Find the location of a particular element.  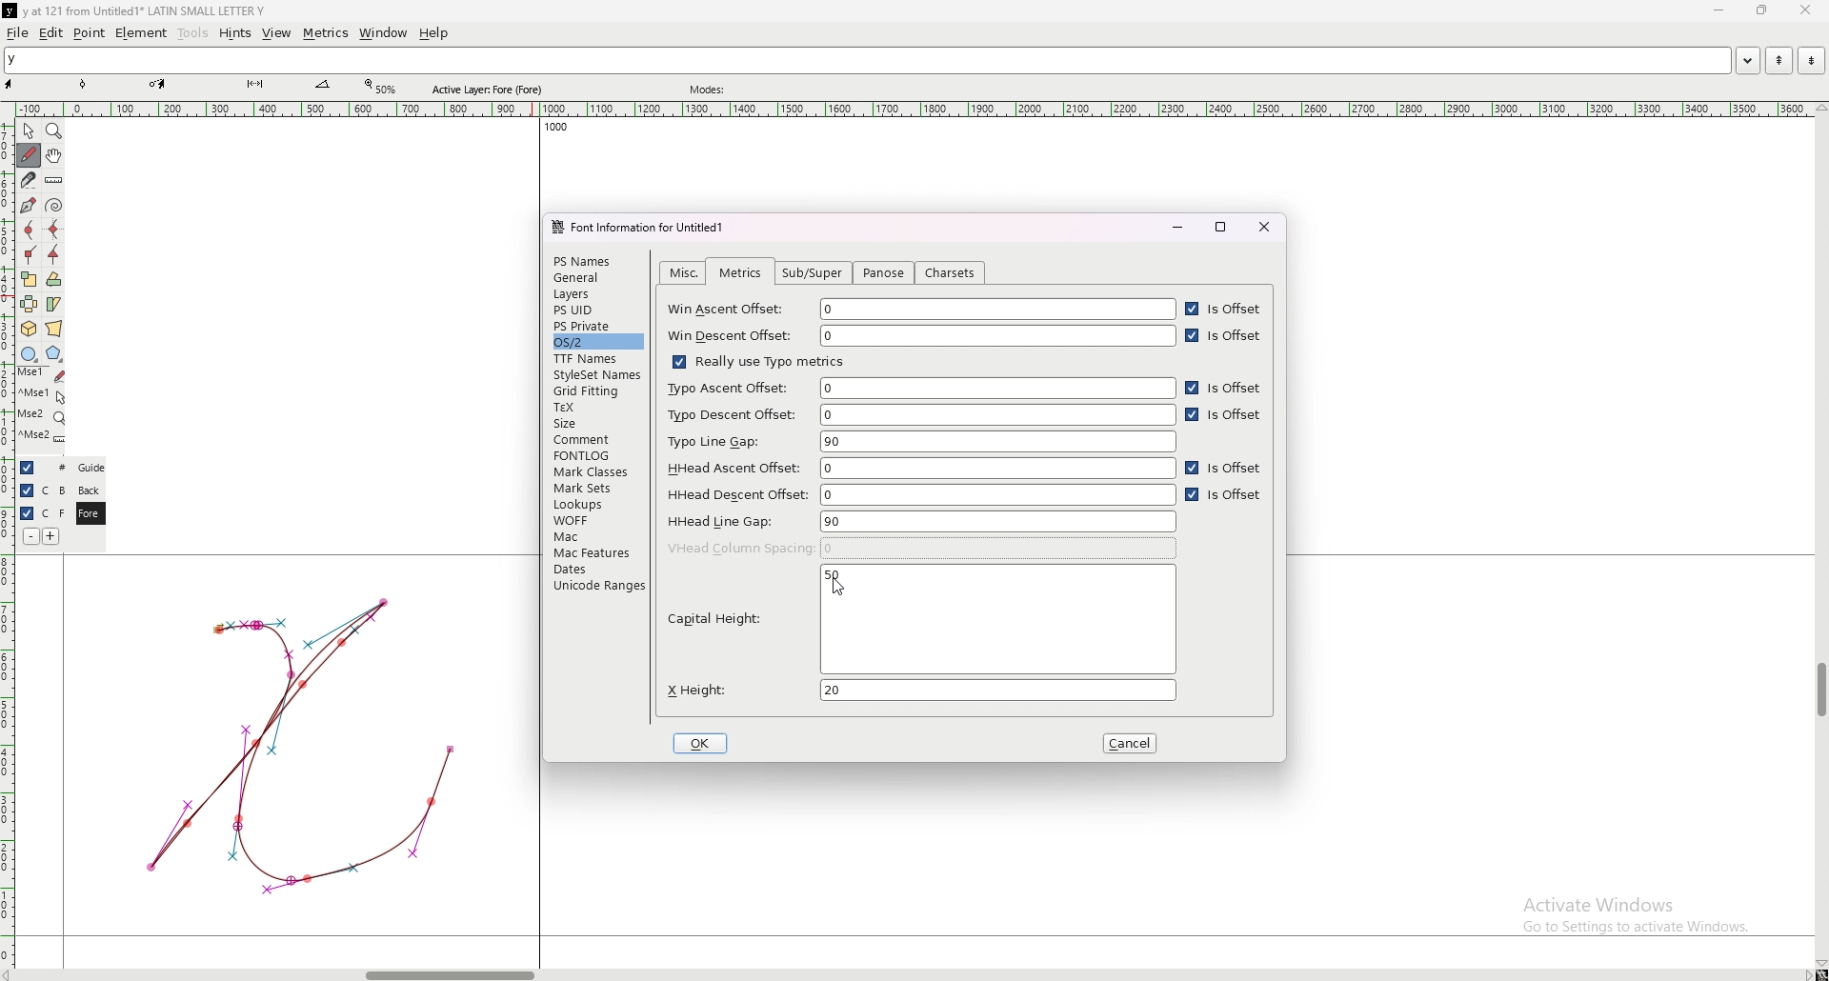

vhead column spacing is located at coordinates (922, 548).